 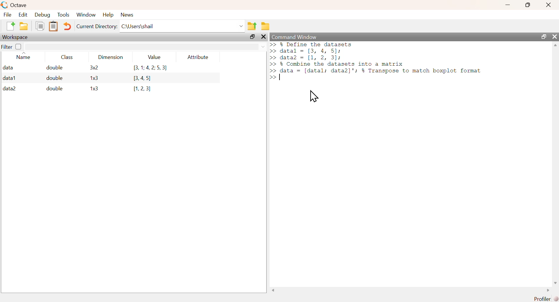 I want to click on 1x3, so click(x=94, y=78).